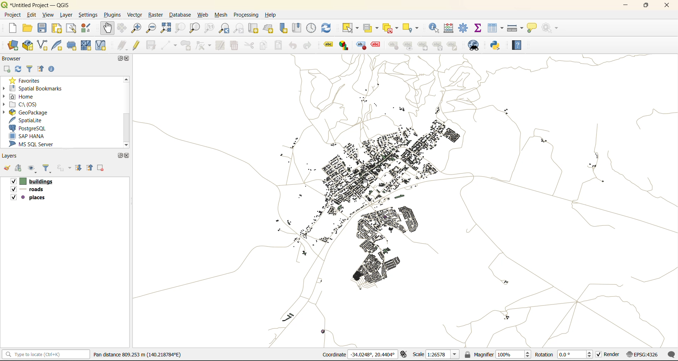 This screenshot has height=361, width=678. Describe the element at coordinates (516, 28) in the screenshot. I see `measure line` at that location.